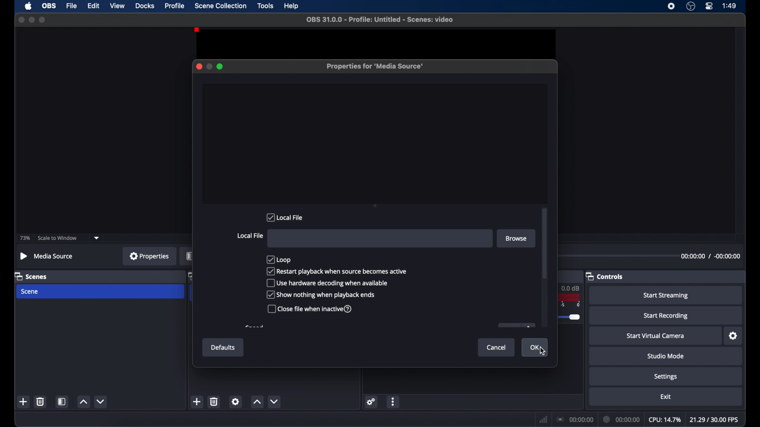 The image size is (760, 427). What do you see at coordinates (145, 5) in the screenshot?
I see `docks` at bounding box center [145, 5].